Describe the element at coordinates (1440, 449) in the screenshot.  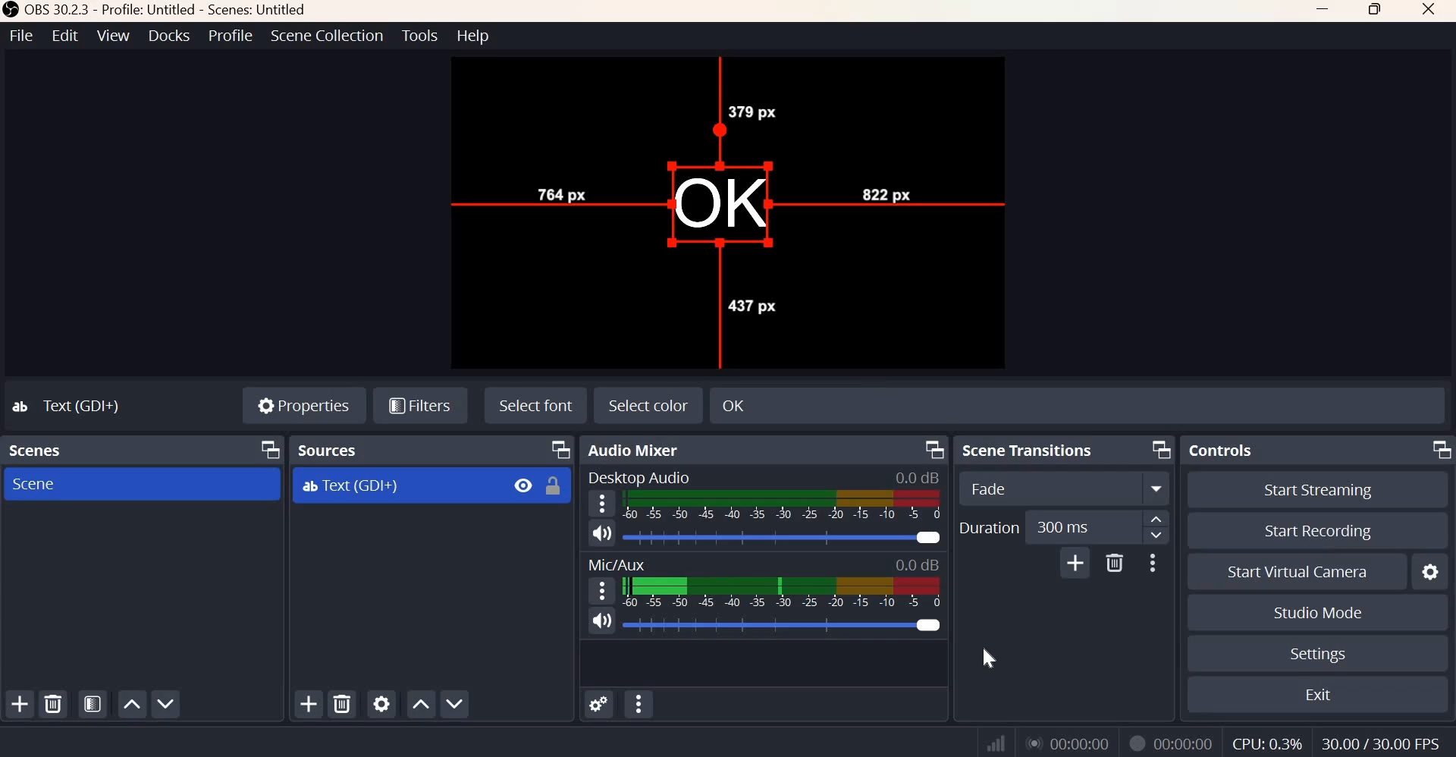
I see `Dock Options icon` at that location.